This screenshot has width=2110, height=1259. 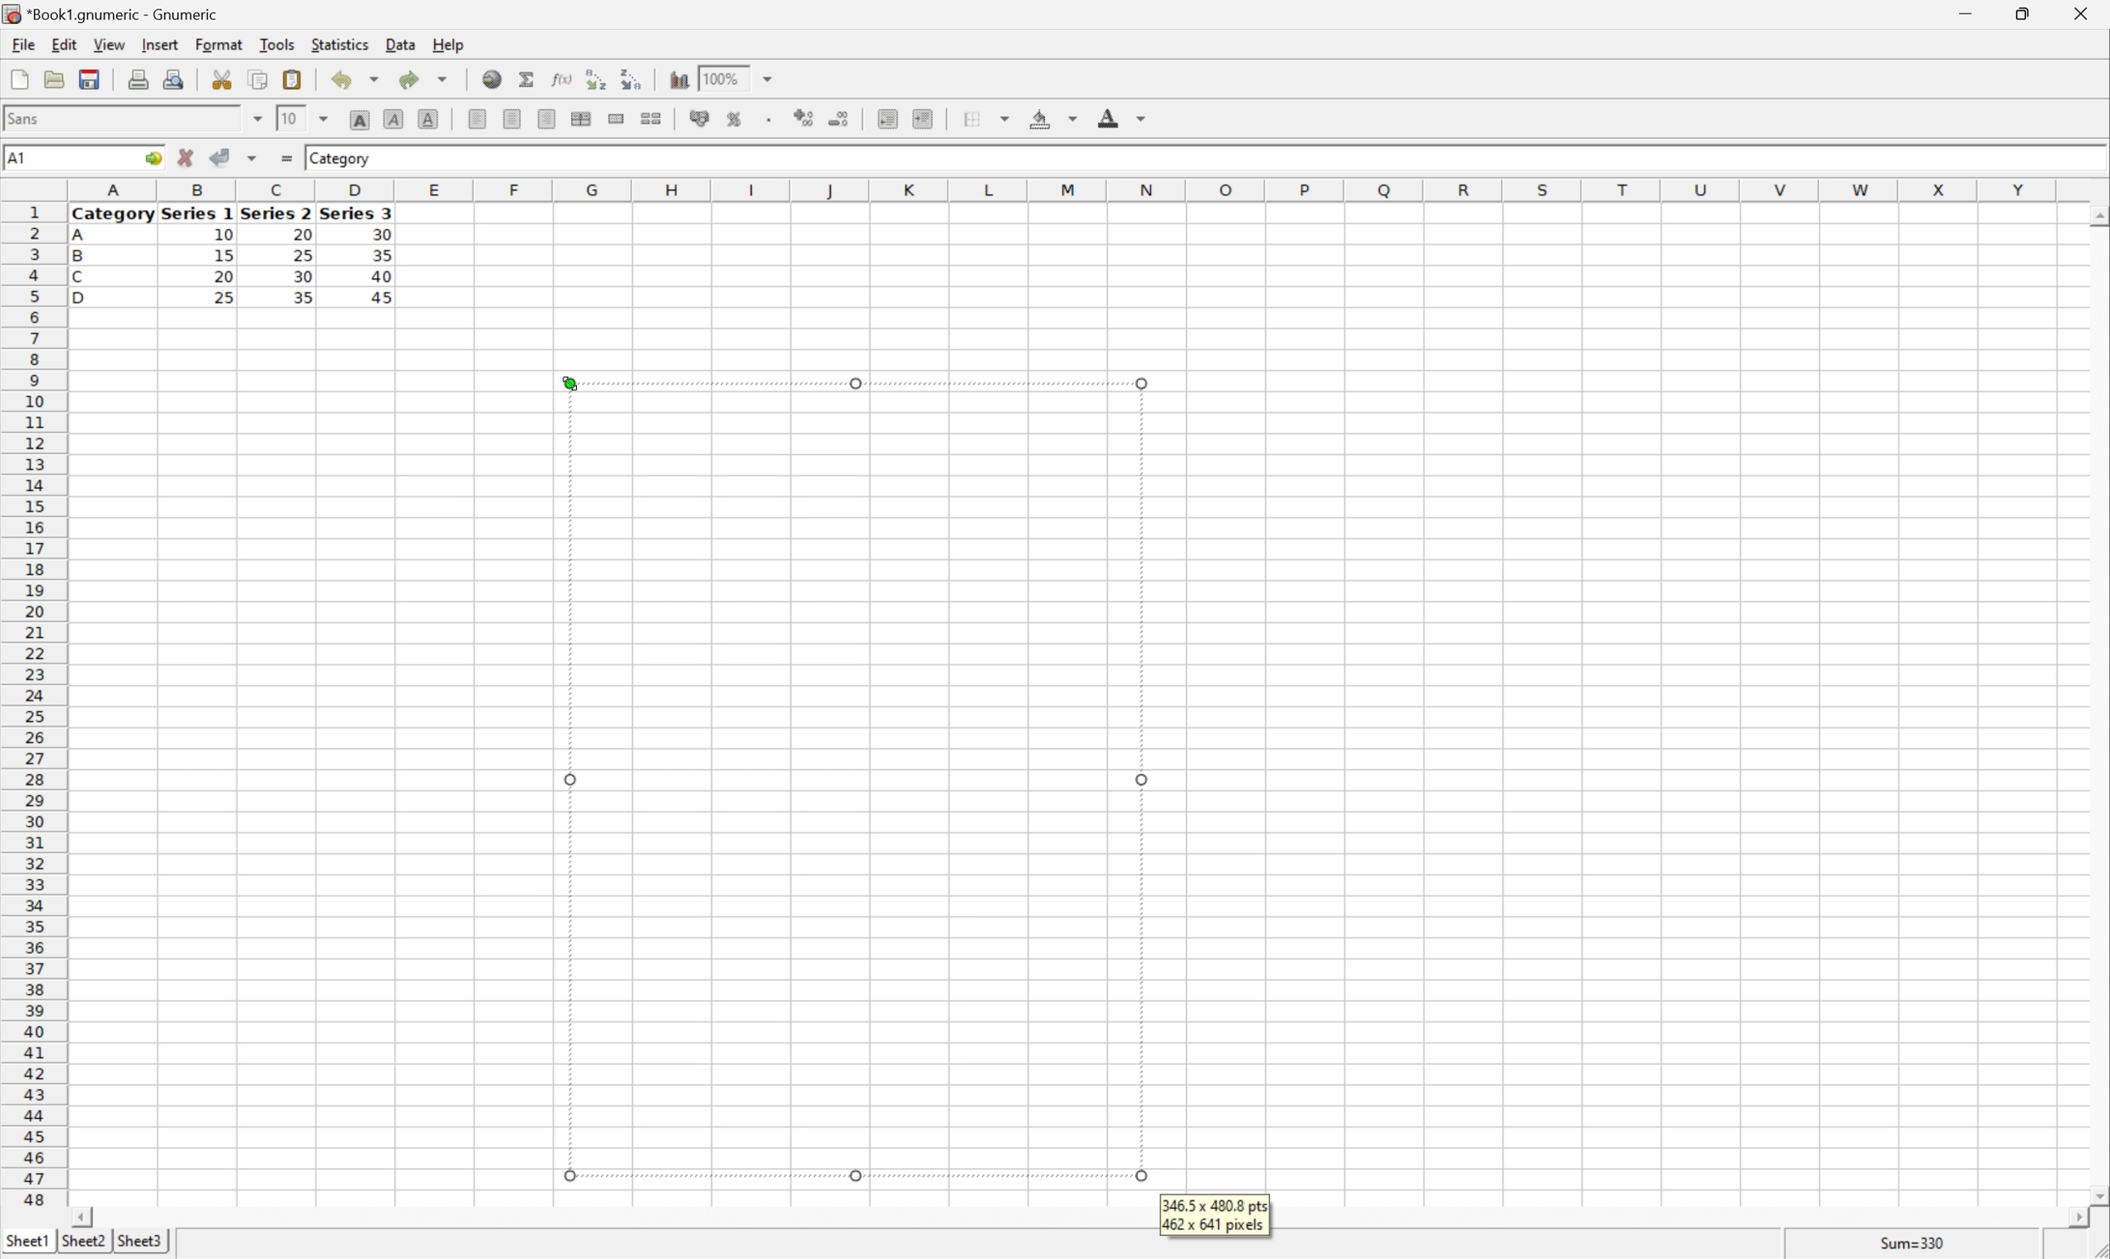 I want to click on 35, so click(x=302, y=297).